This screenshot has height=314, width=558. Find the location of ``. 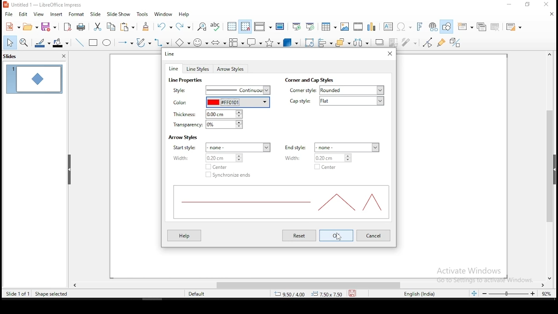

 is located at coordinates (405, 27).